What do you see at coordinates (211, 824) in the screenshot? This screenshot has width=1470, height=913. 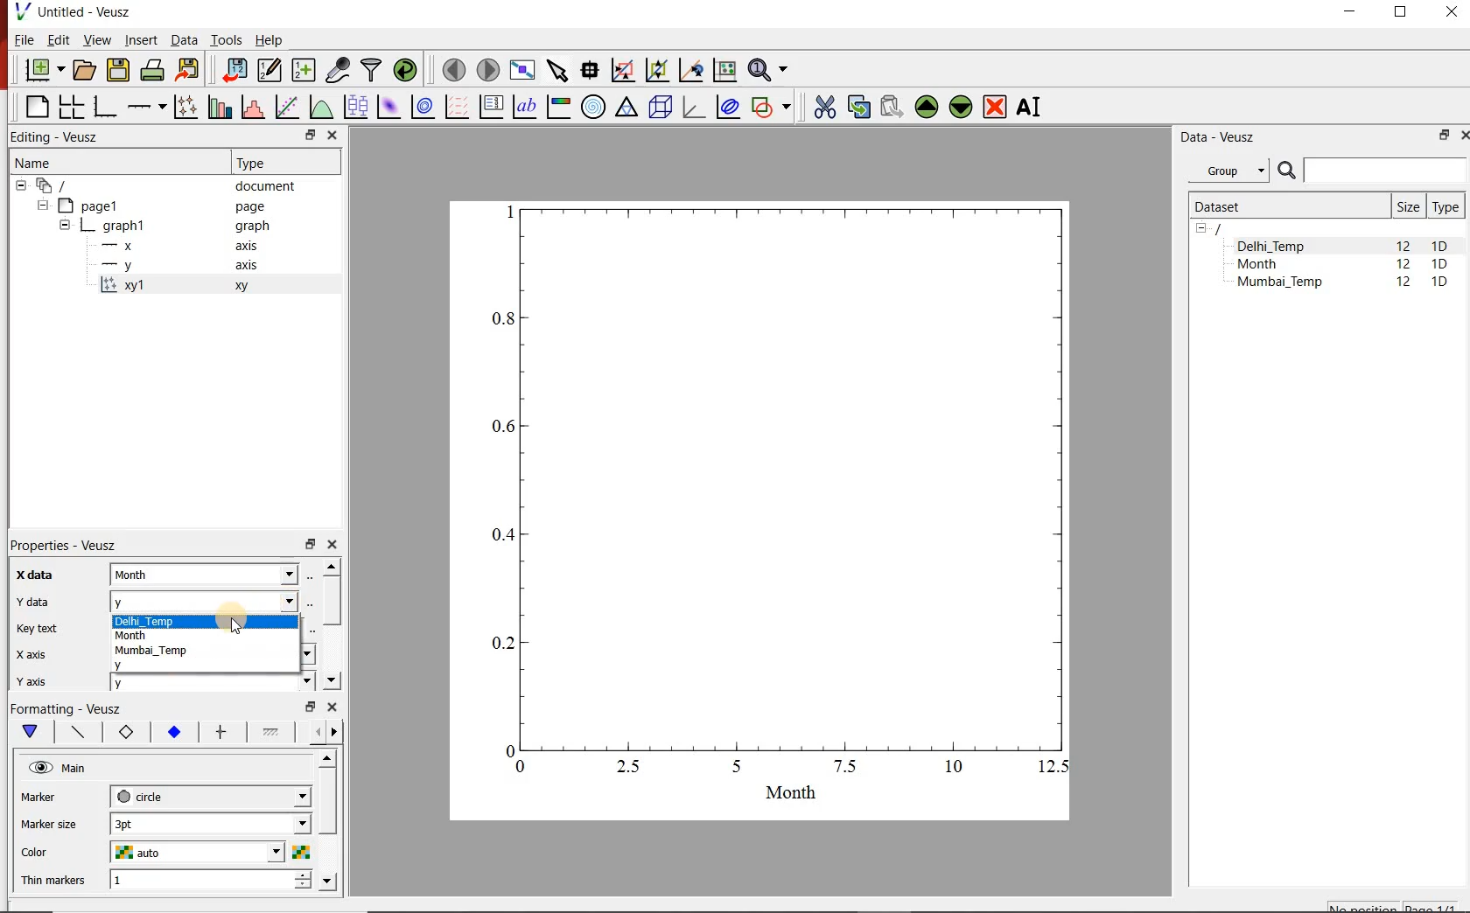 I see `3pt` at bounding box center [211, 824].